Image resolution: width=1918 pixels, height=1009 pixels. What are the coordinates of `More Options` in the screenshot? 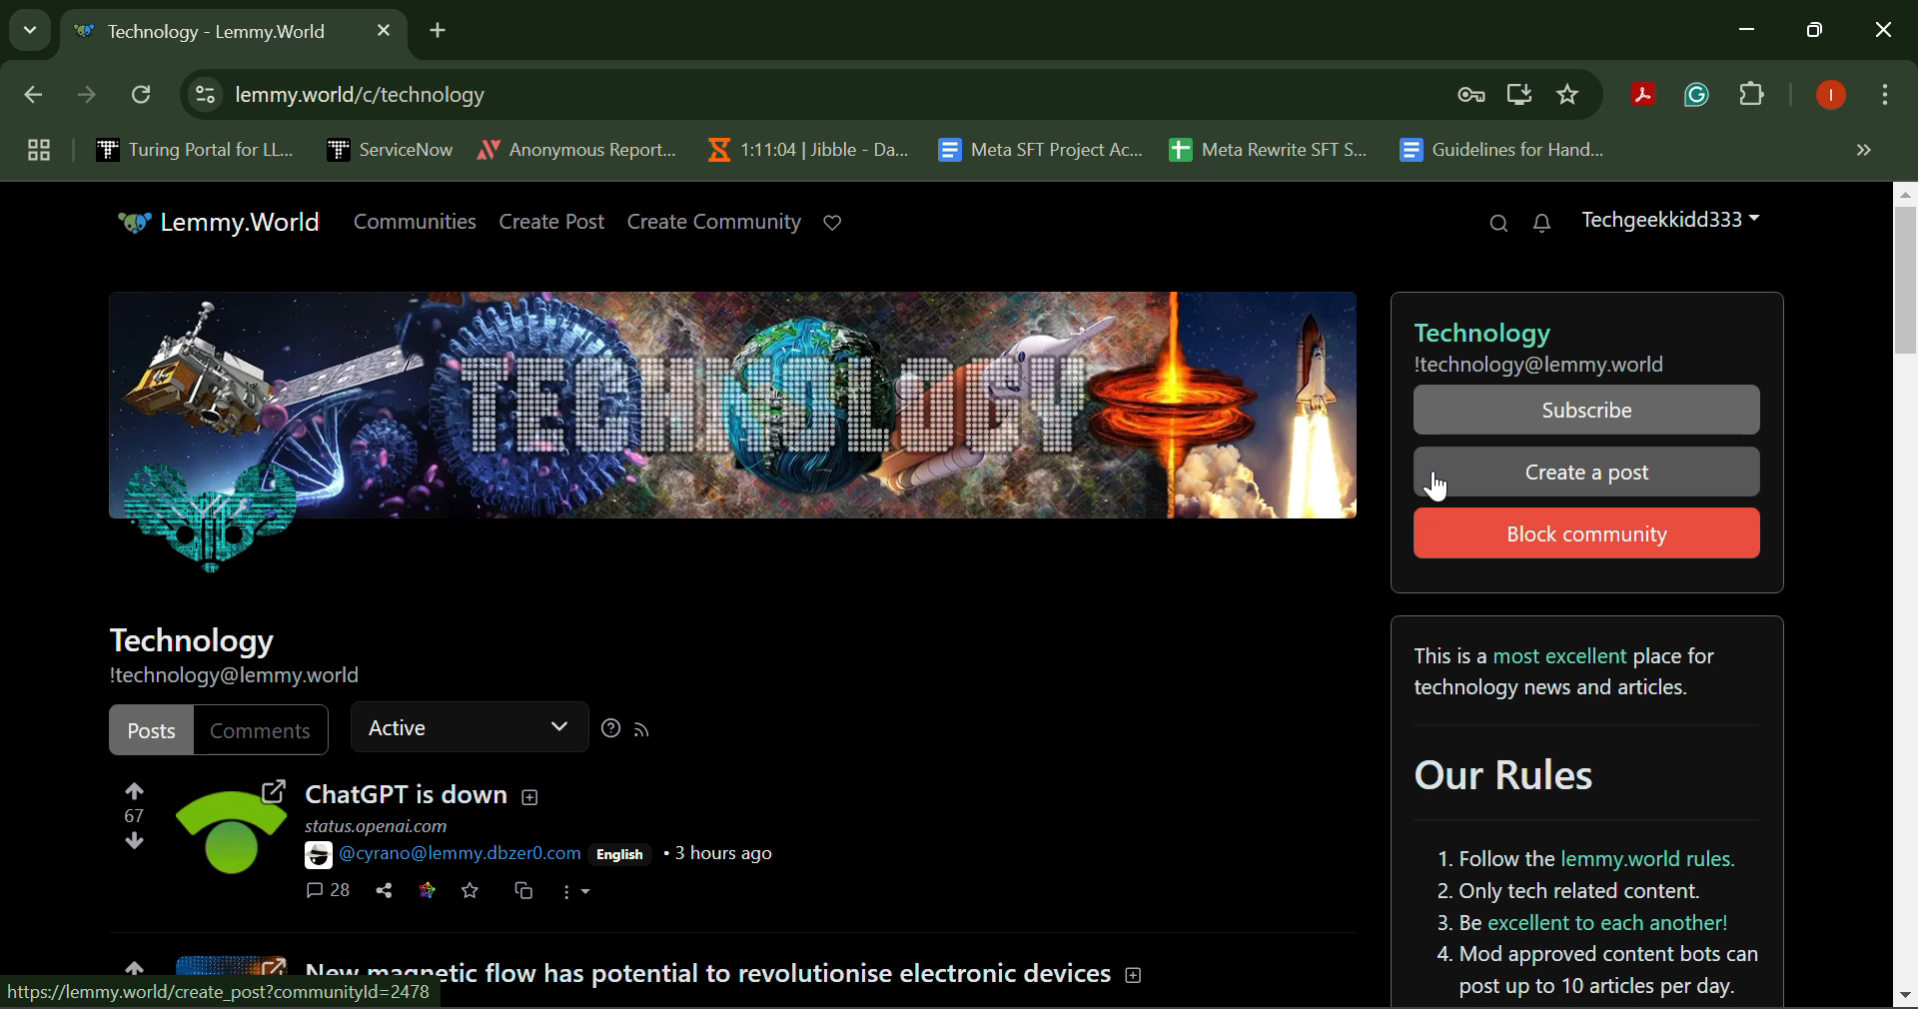 It's located at (576, 891).